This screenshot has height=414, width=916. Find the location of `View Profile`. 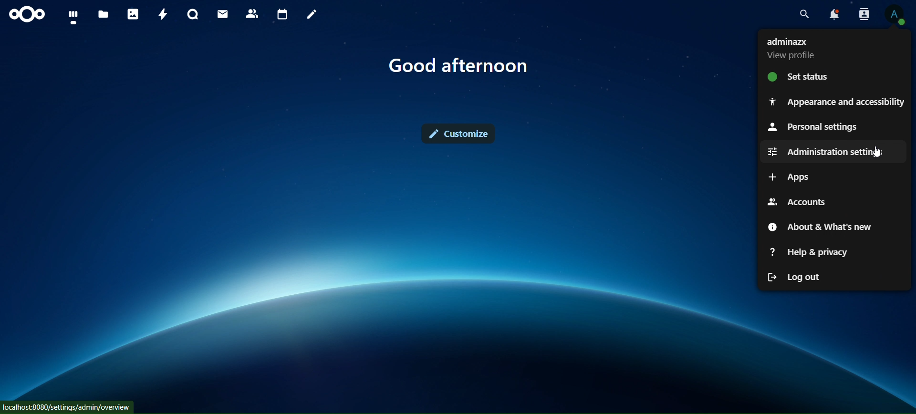

View Profile is located at coordinates (896, 15).